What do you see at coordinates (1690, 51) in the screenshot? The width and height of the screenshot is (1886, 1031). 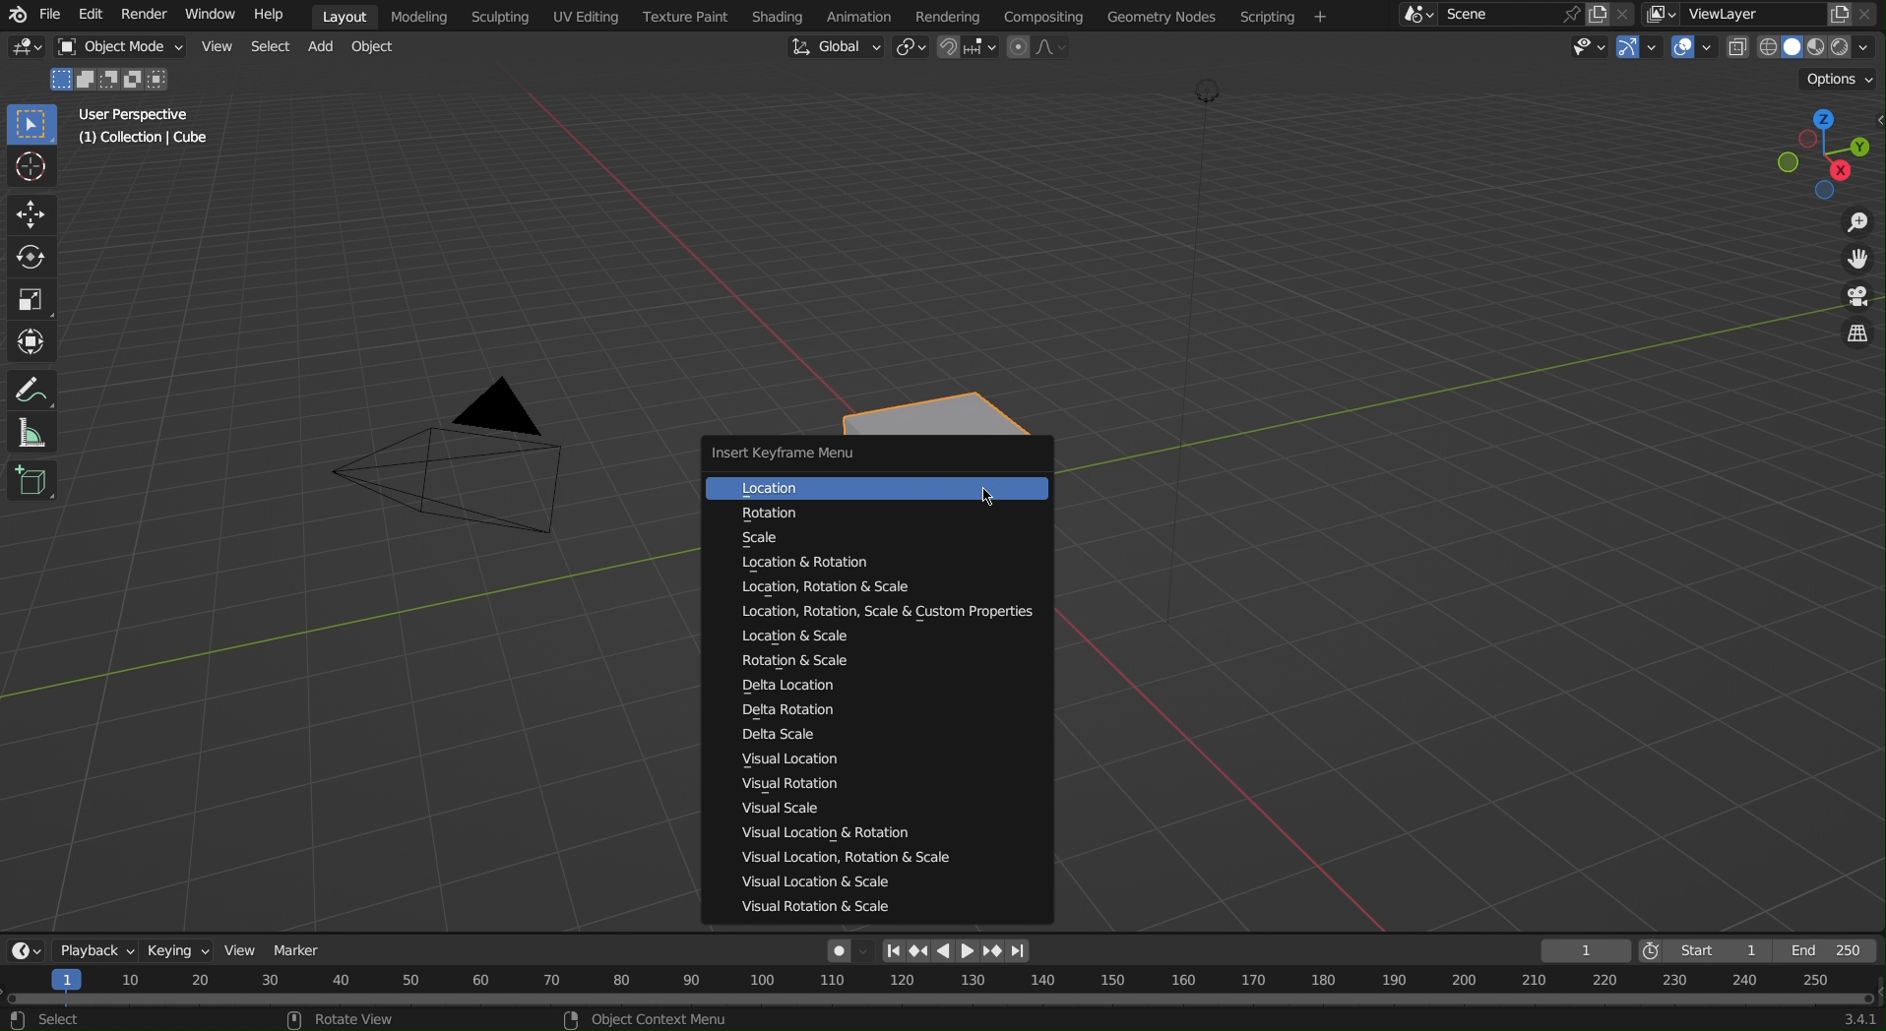 I see `Show Overlays` at bounding box center [1690, 51].